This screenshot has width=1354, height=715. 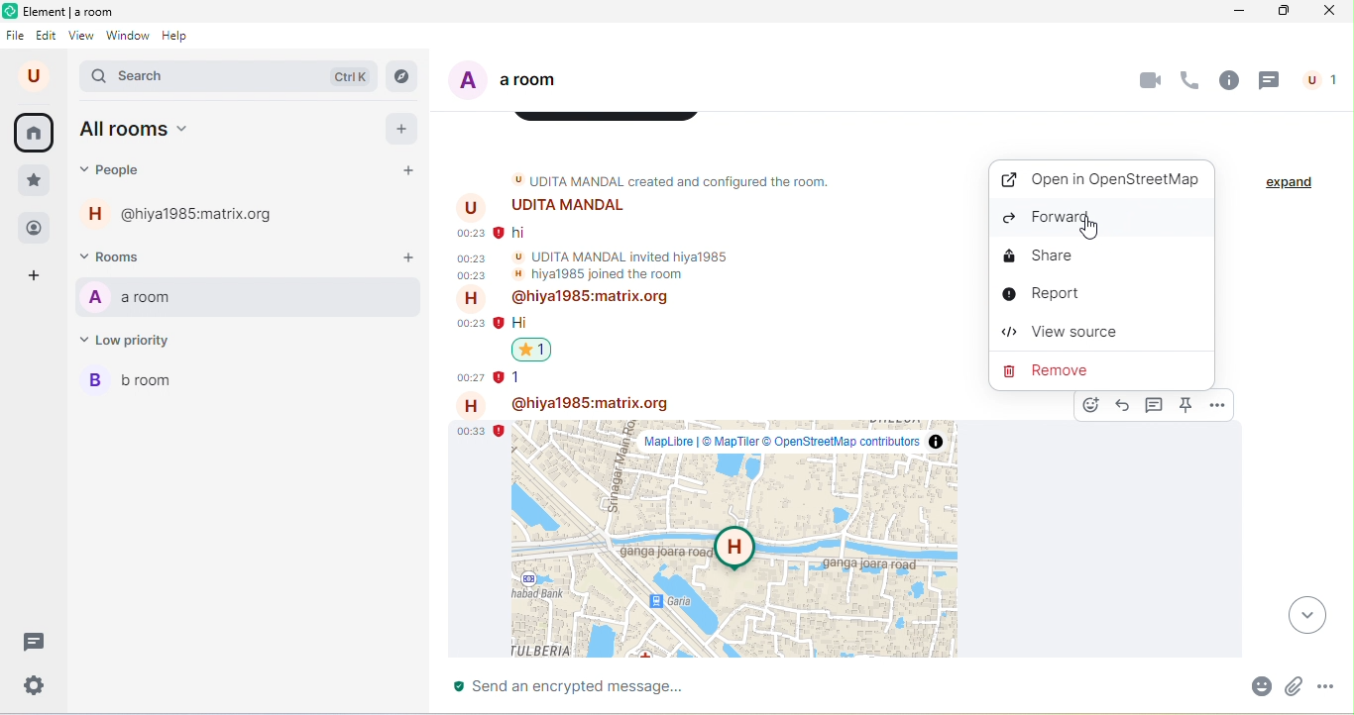 What do you see at coordinates (10, 11) in the screenshot?
I see `element logo` at bounding box center [10, 11].